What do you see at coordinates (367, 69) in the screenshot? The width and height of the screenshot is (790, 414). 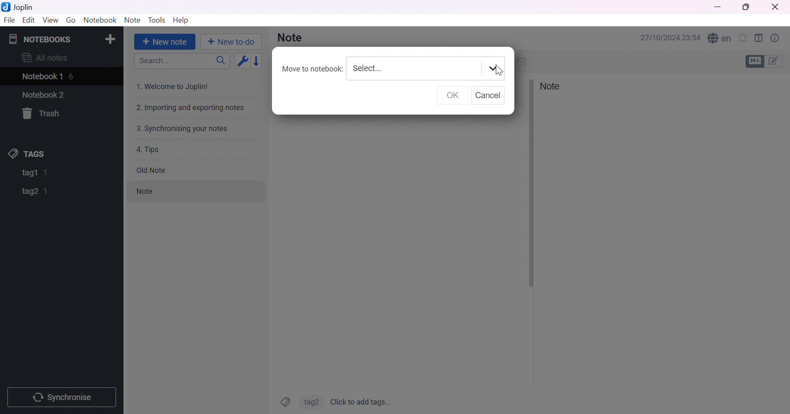 I see `Select...` at bounding box center [367, 69].